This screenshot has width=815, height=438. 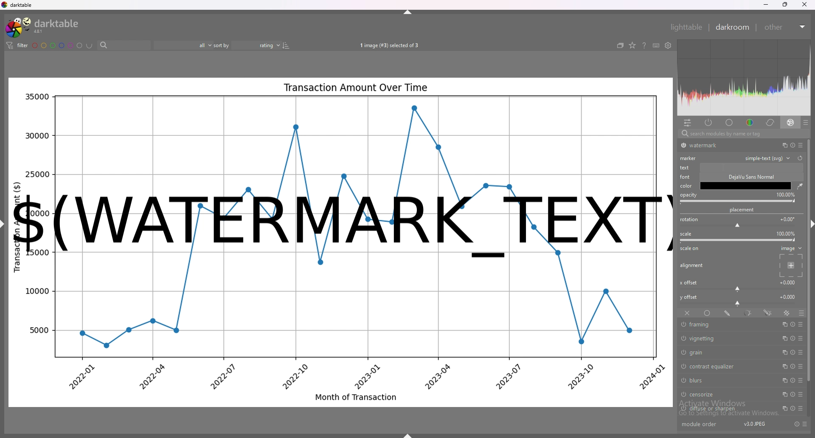 What do you see at coordinates (788, 296) in the screenshot?
I see `y offset` at bounding box center [788, 296].